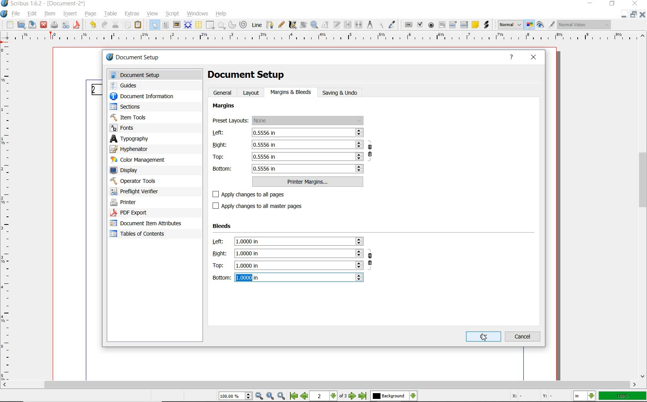  I want to click on link text frames, so click(348, 25).